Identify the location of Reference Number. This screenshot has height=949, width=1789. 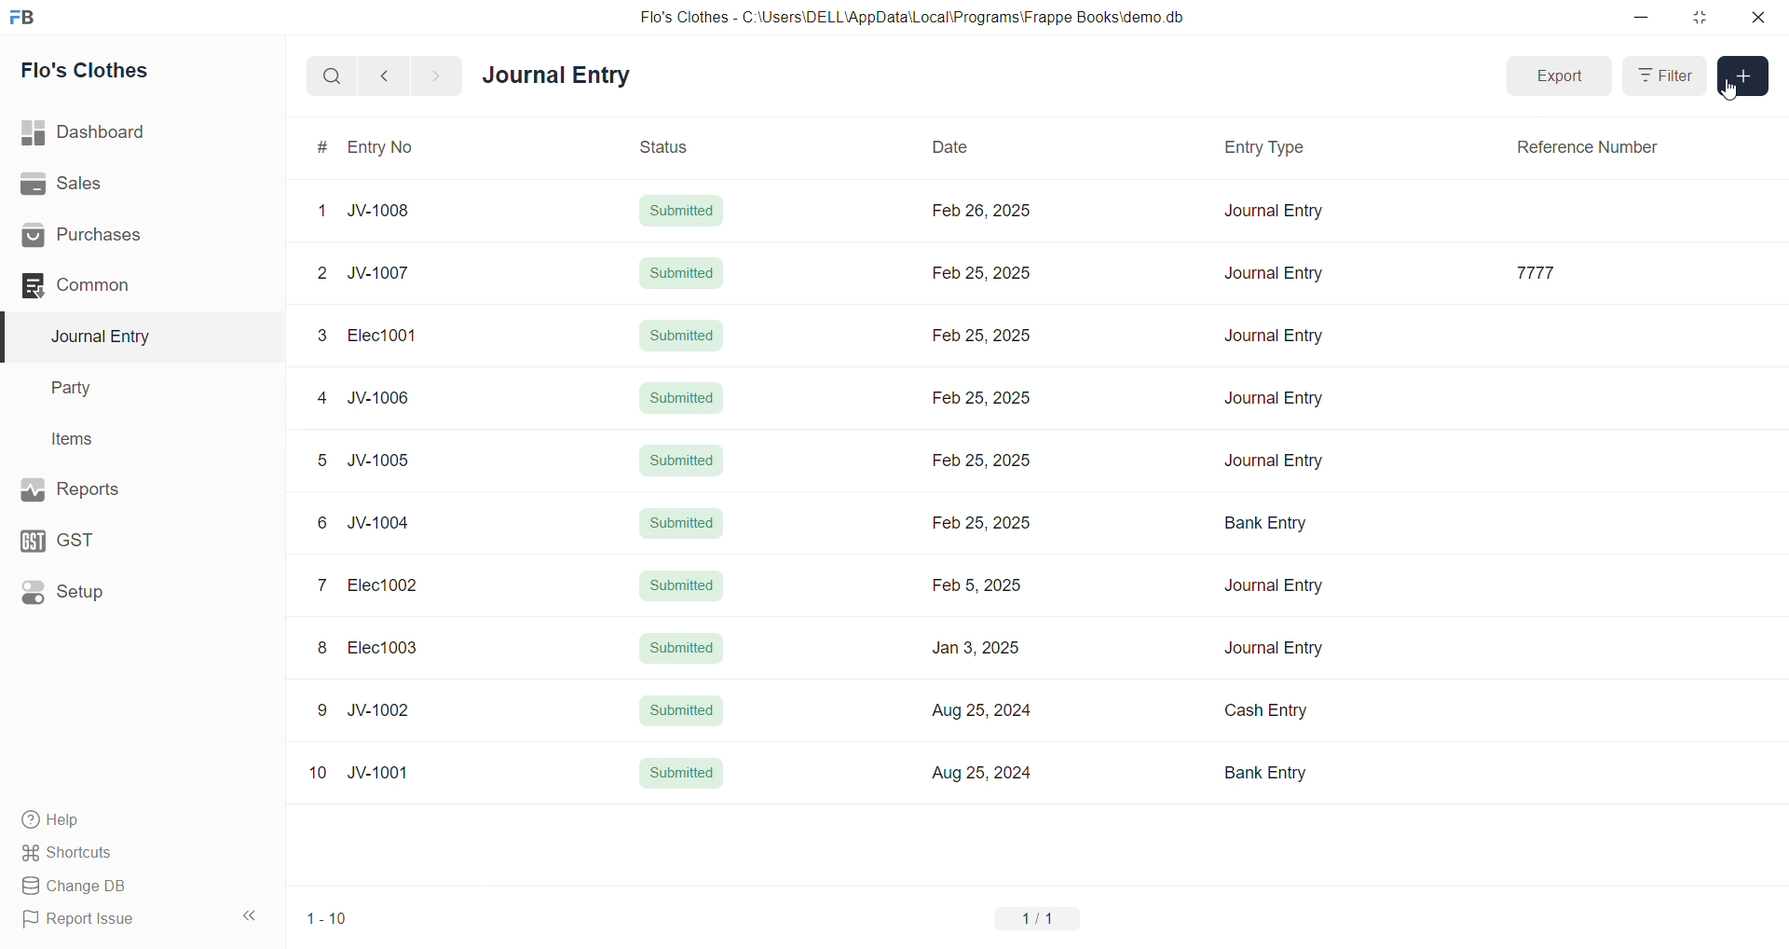
(1586, 150).